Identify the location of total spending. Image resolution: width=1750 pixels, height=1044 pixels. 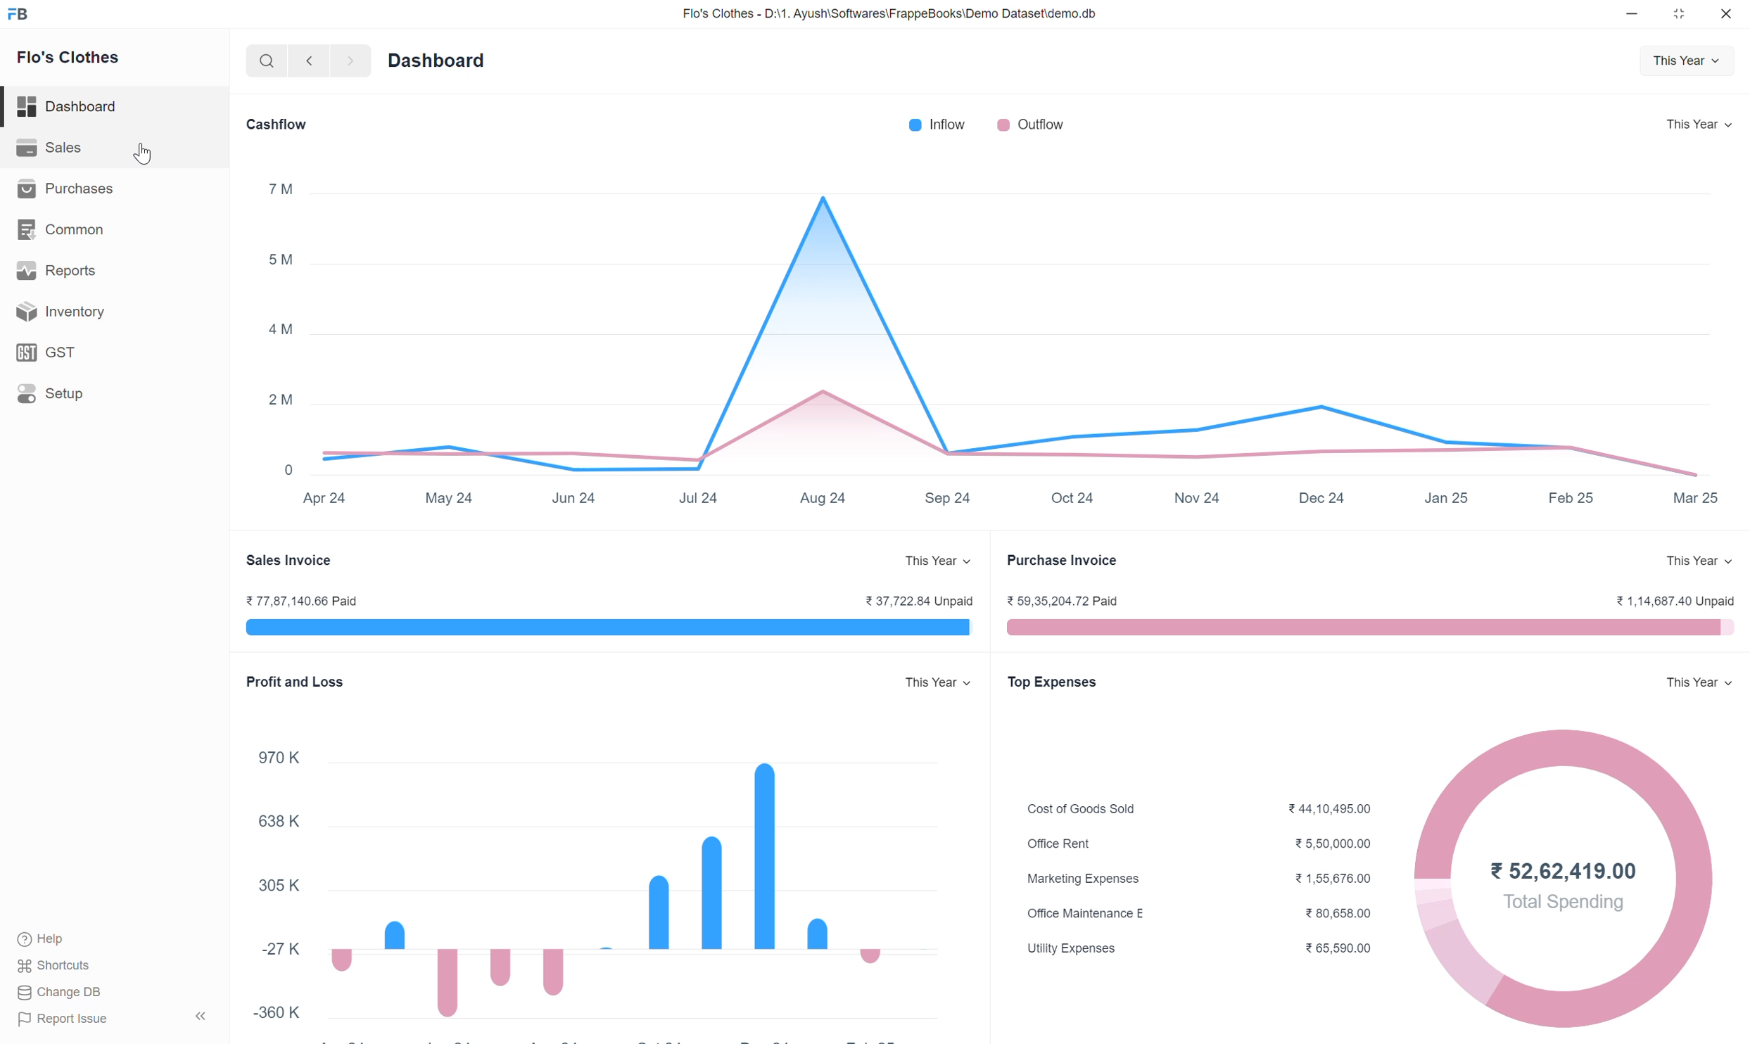
(1568, 903).